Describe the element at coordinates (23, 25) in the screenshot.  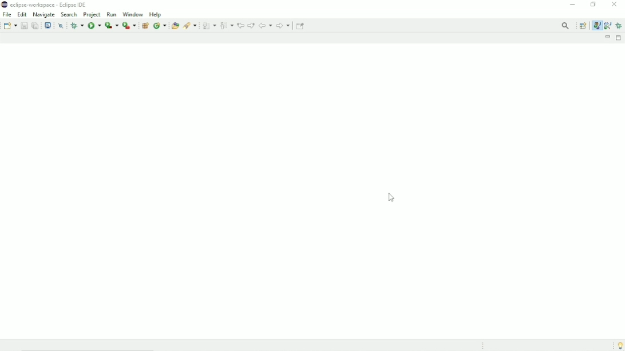
I see `Save` at that location.